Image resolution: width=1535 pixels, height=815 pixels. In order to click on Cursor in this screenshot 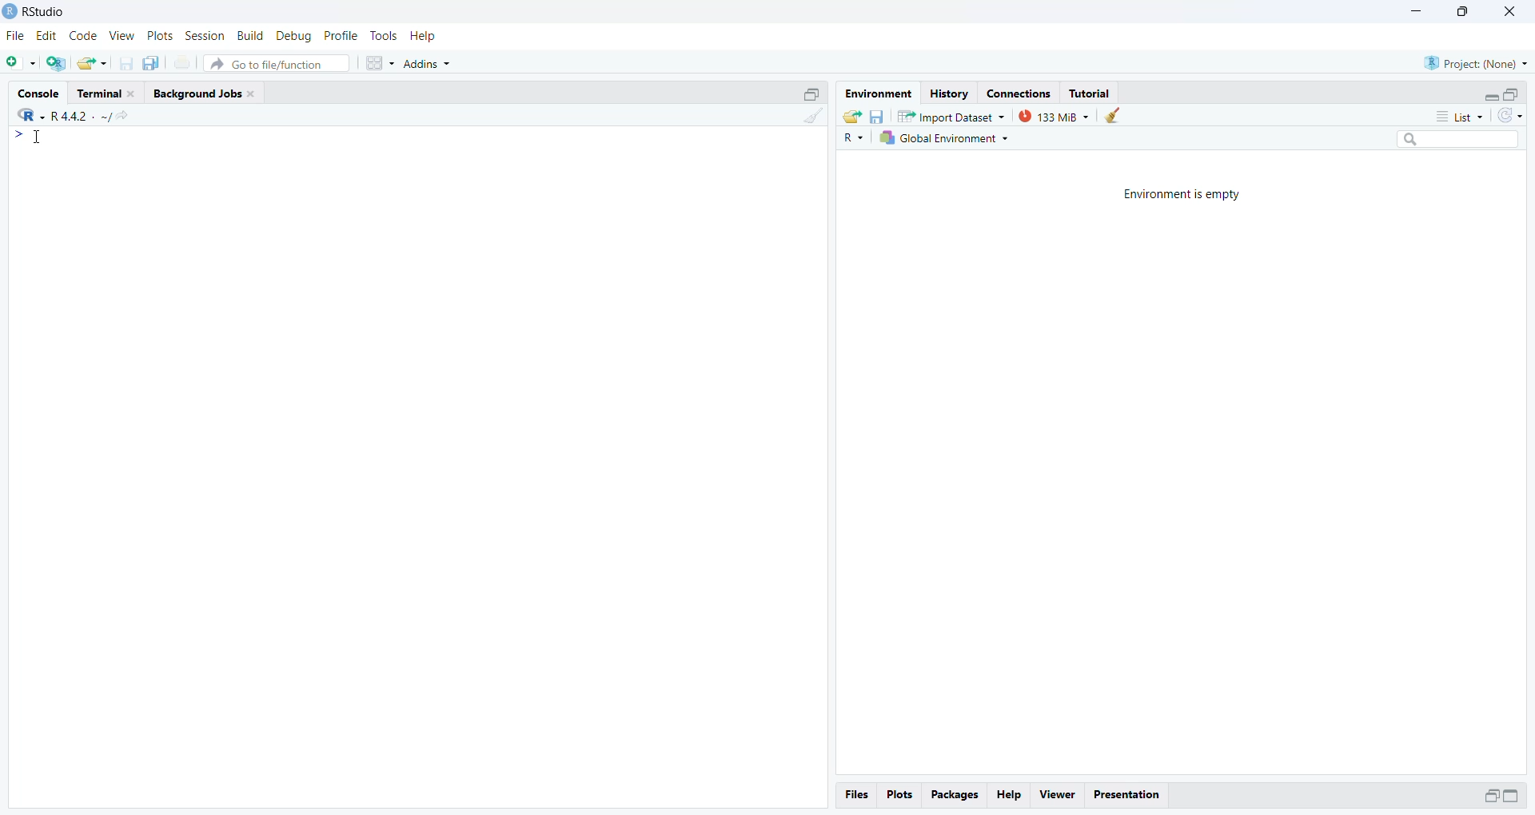, I will do `click(42, 137)`.